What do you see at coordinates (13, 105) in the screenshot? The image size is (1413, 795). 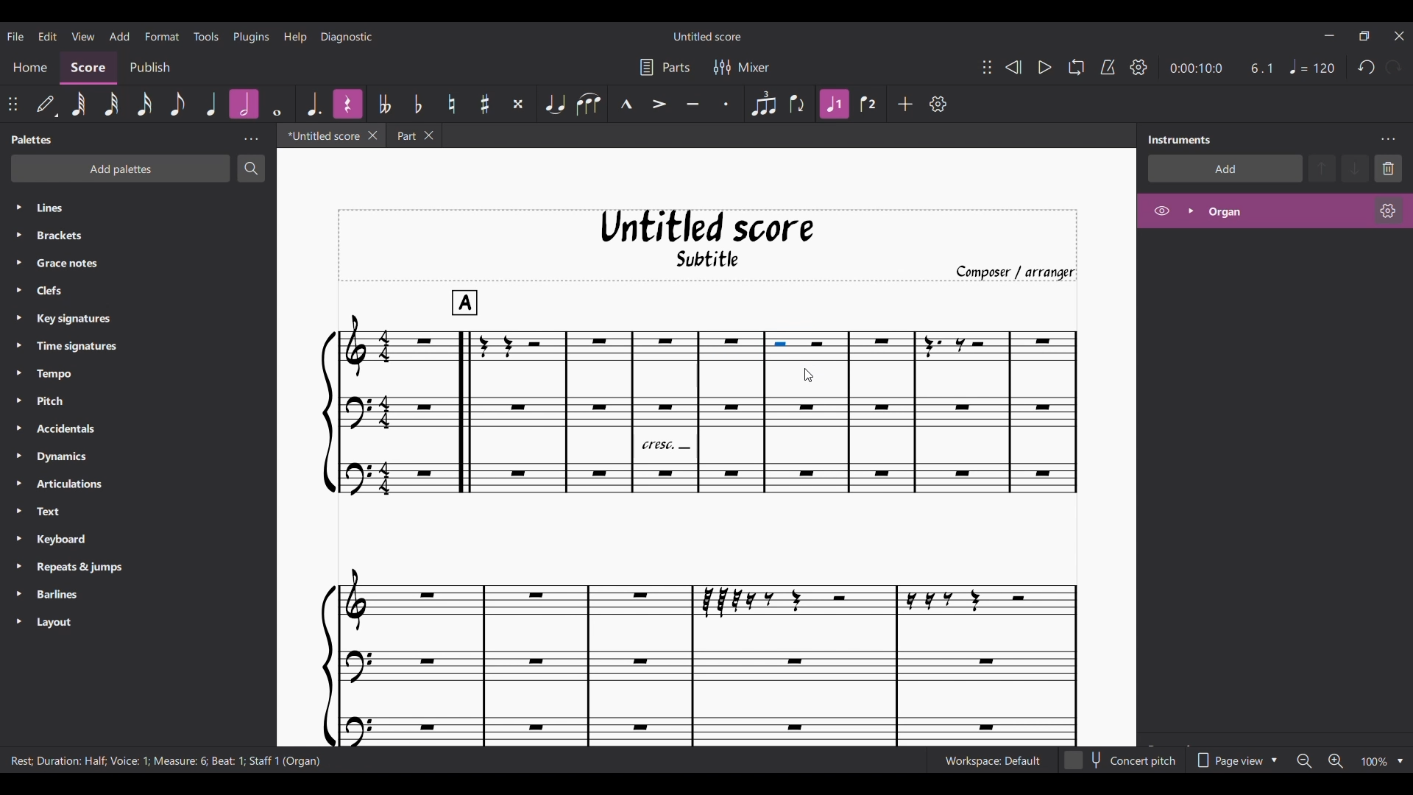 I see `Change position of toolbar attached` at bounding box center [13, 105].